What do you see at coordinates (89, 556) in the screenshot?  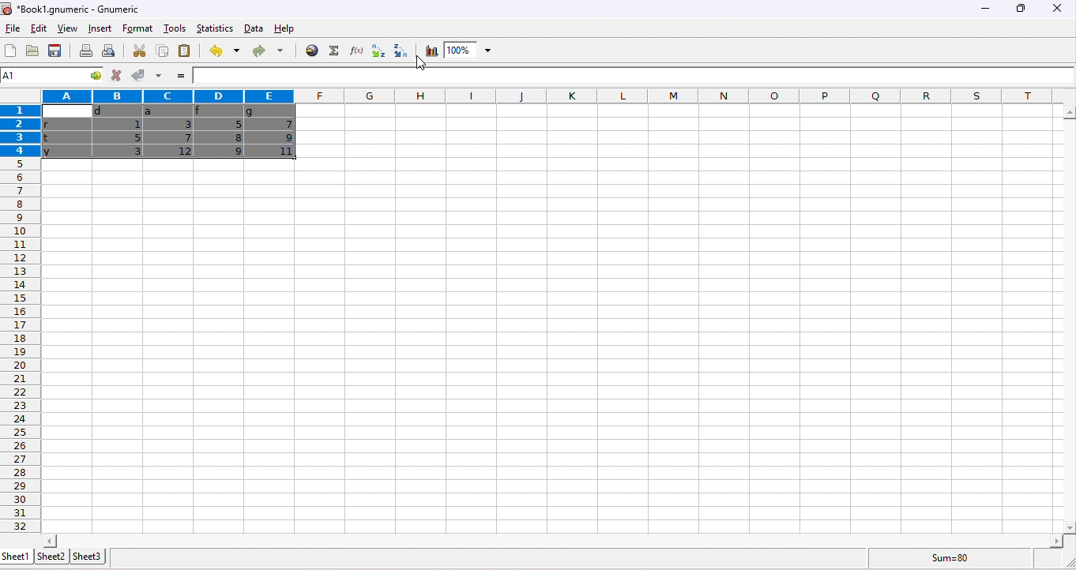 I see `sheet3` at bounding box center [89, 556].